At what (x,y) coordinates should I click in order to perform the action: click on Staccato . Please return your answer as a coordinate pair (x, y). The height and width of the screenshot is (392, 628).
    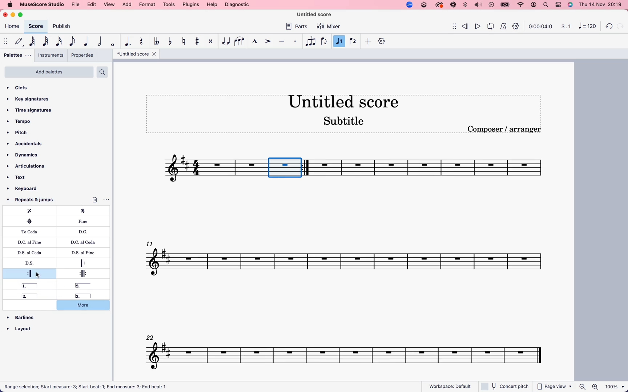
    Looking at the image, I should click on (296, 41).